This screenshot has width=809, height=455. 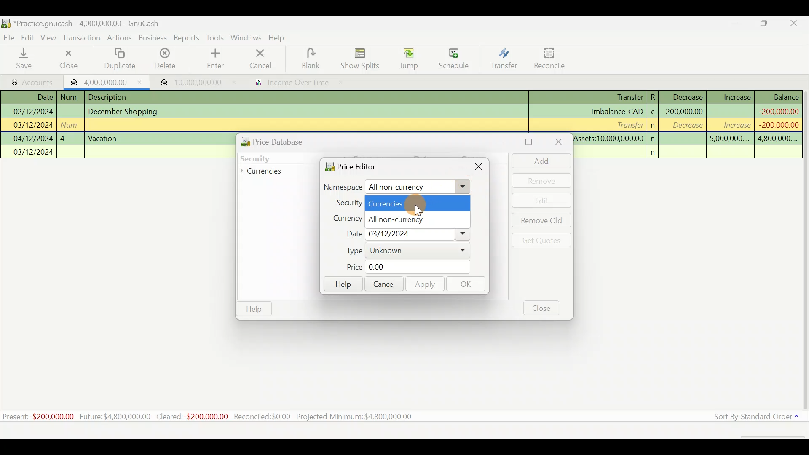 I want to click on Reports, so click(x=186, y=38).